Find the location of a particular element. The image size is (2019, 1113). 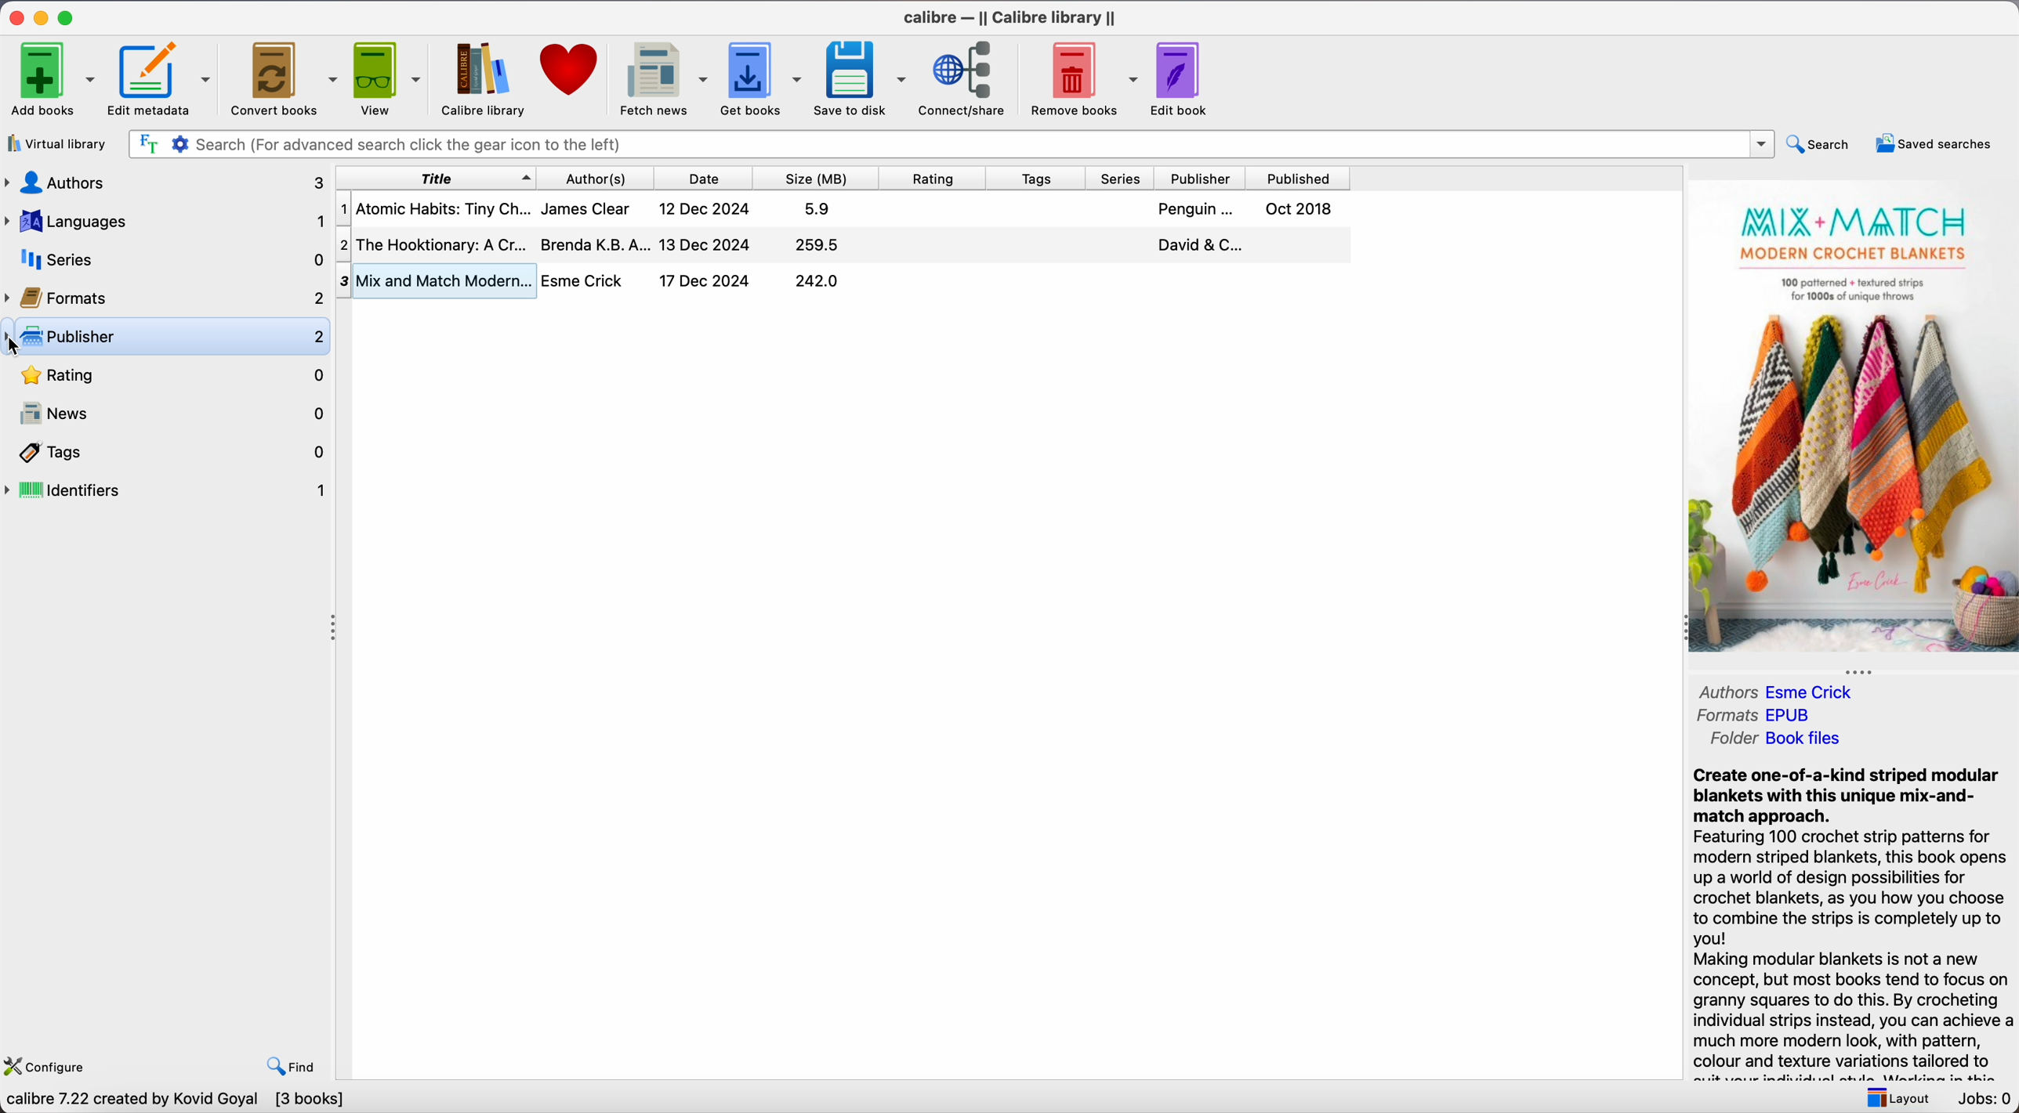

view is located at coordinates (389, 78).